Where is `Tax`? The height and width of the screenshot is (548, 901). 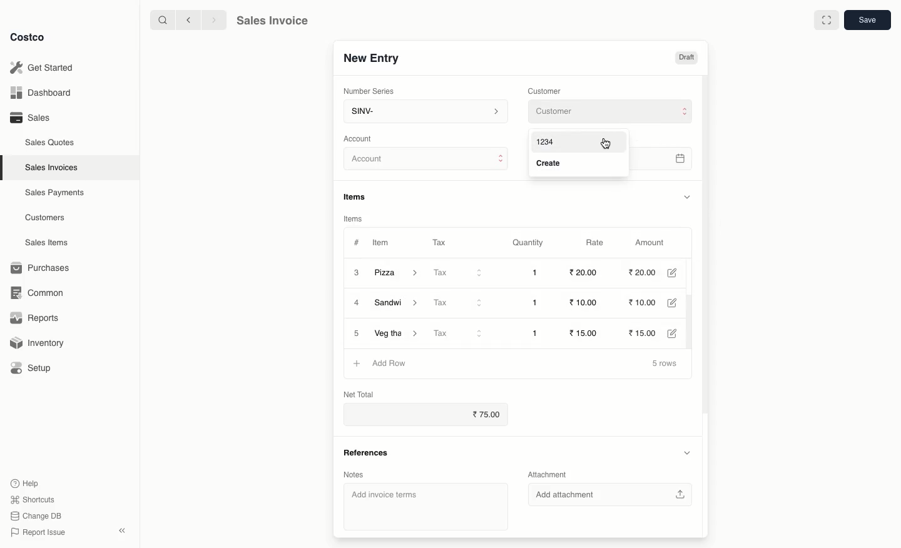
Tax is located at coordinates (459, 302).